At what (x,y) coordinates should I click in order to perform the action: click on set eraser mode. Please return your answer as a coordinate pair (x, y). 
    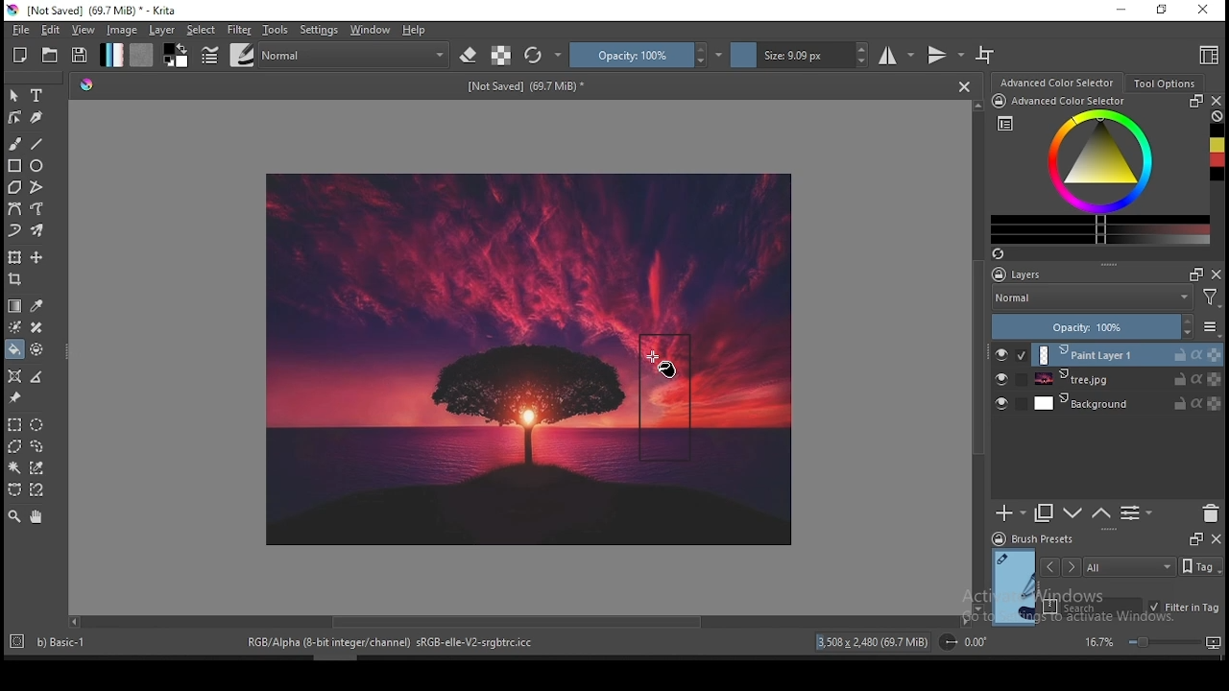
    Looking at the image, I should click on (470, 54).